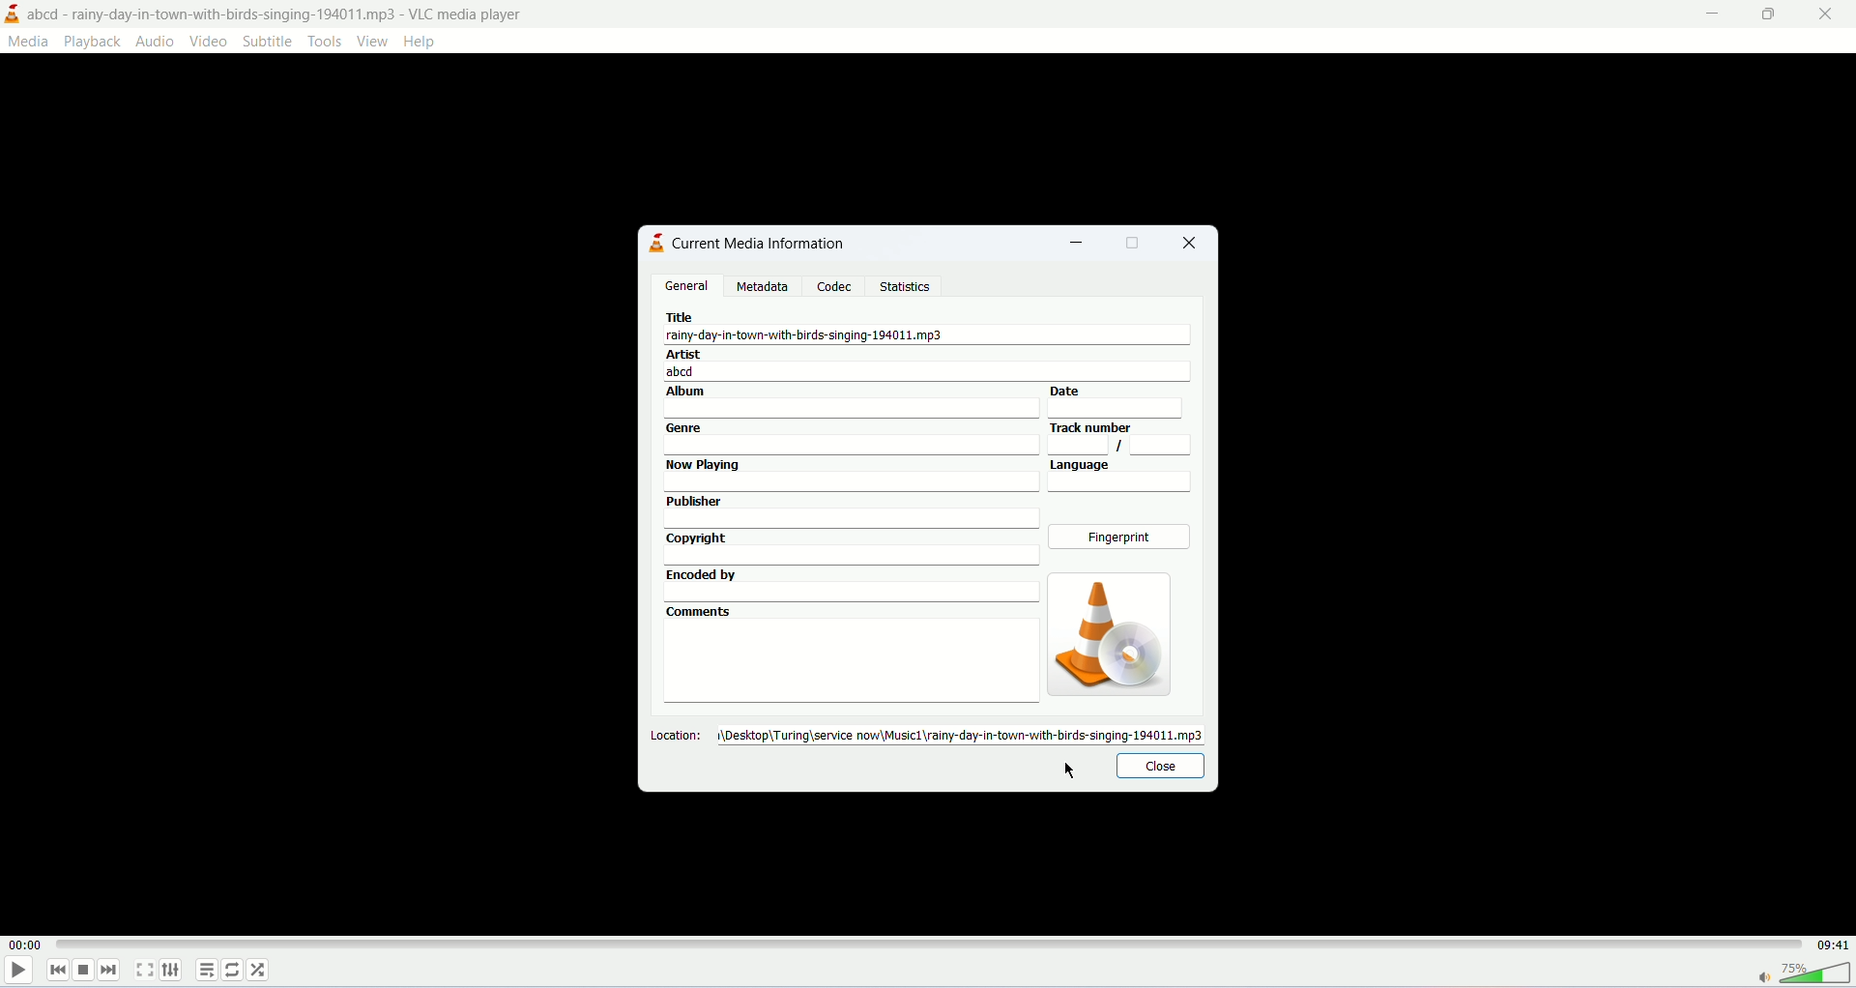 The image size is (1856, 988). I want to click on total time, so click(1832, 945).